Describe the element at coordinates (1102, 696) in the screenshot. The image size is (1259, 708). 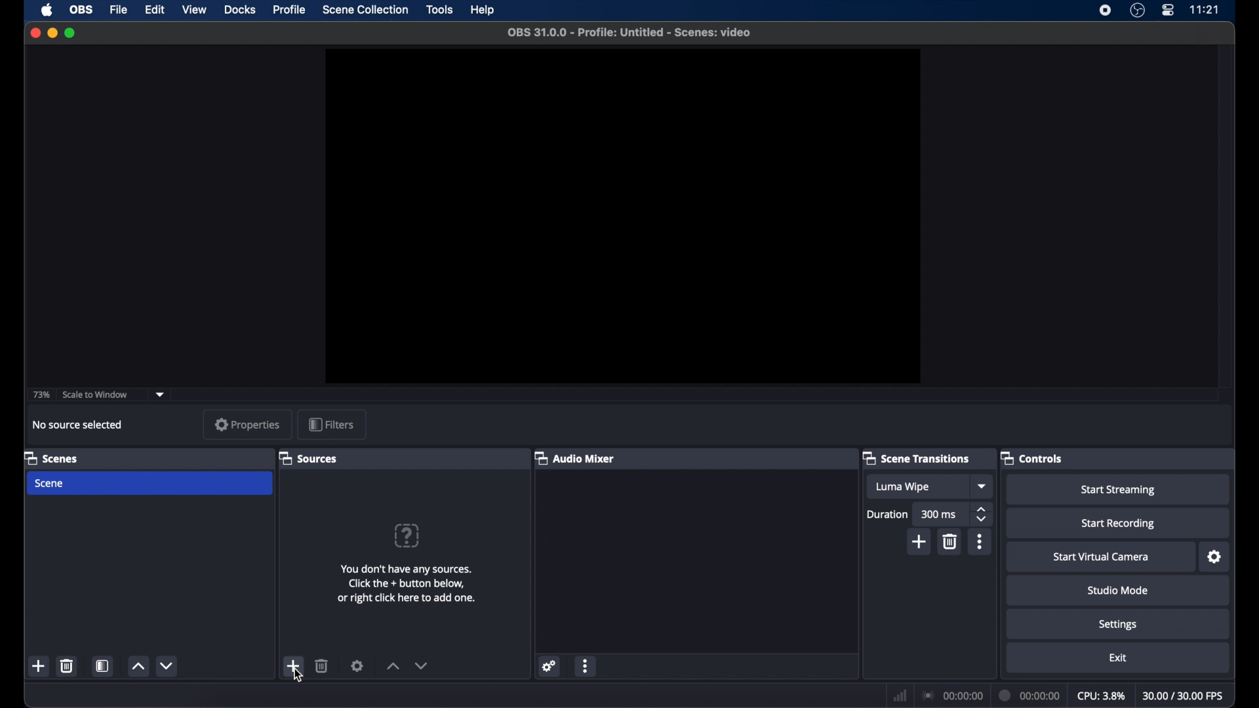
I see `cpu` at that location.